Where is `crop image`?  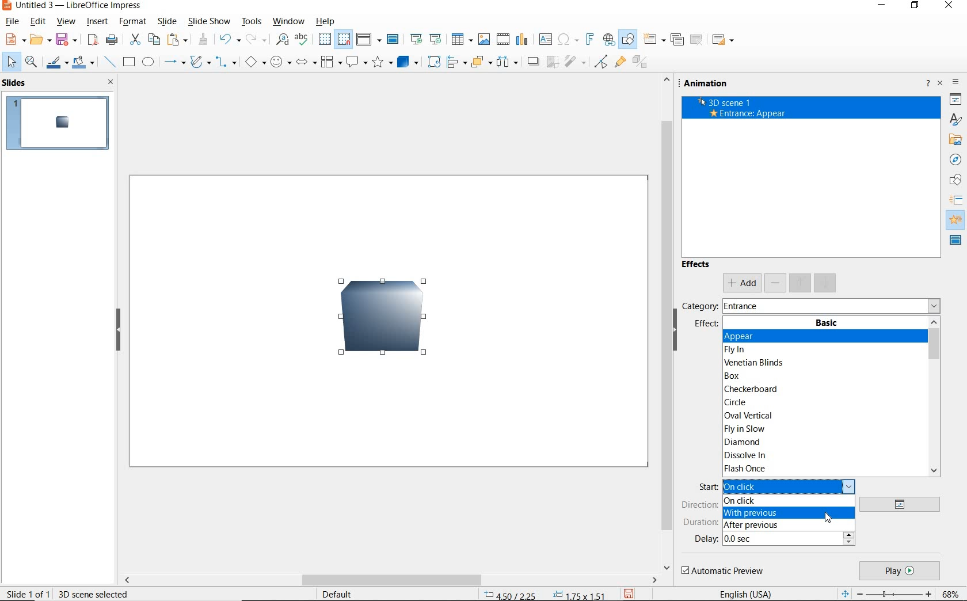 crop image is located at coordinates (553, 60).